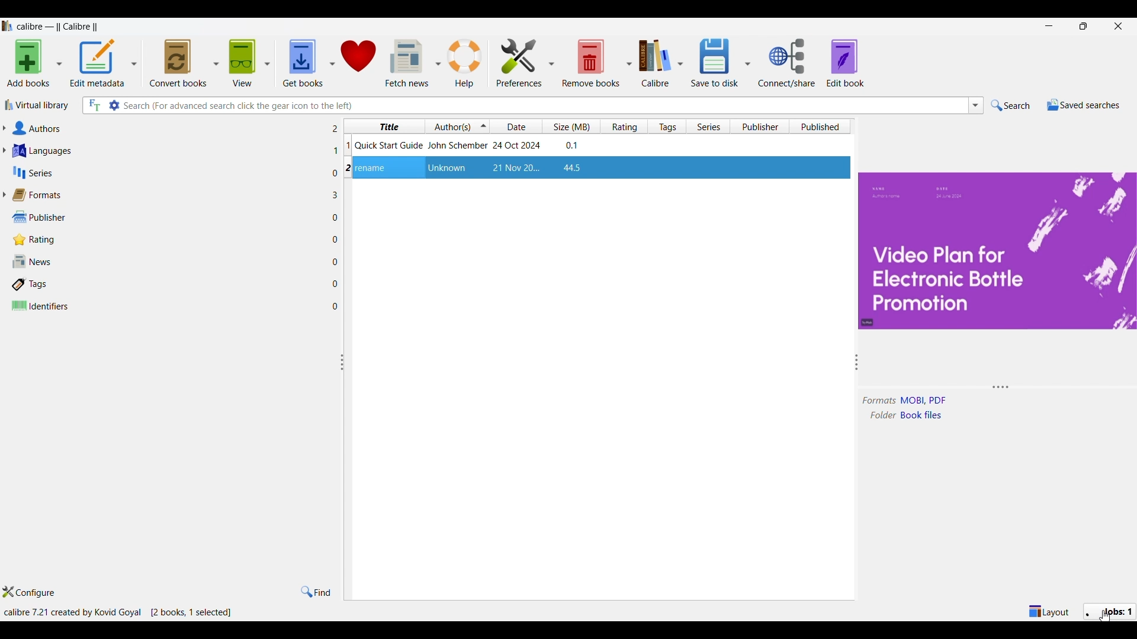  What do you see at coordinates (439, 62) in the screenshot?
I see `Fetch news options` at bounding box center [439, 62].